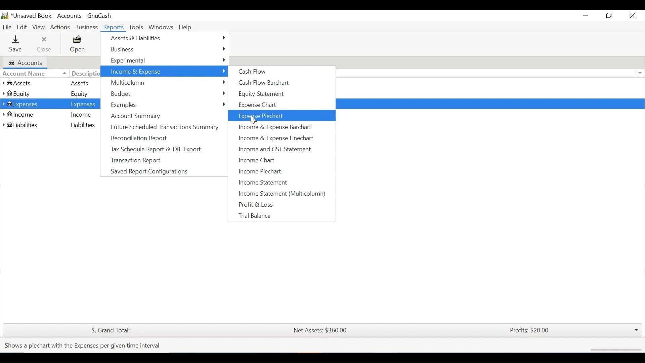 The height and width of the screenshot is (363, 645). I want to click on cursor, so click(254, 123).